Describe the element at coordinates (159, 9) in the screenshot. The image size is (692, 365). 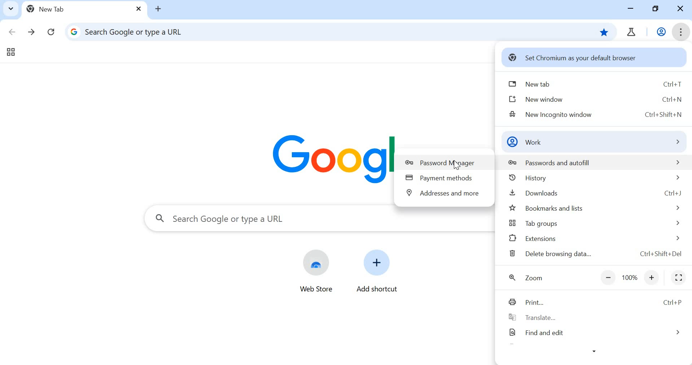
I see `add tab` at that location.